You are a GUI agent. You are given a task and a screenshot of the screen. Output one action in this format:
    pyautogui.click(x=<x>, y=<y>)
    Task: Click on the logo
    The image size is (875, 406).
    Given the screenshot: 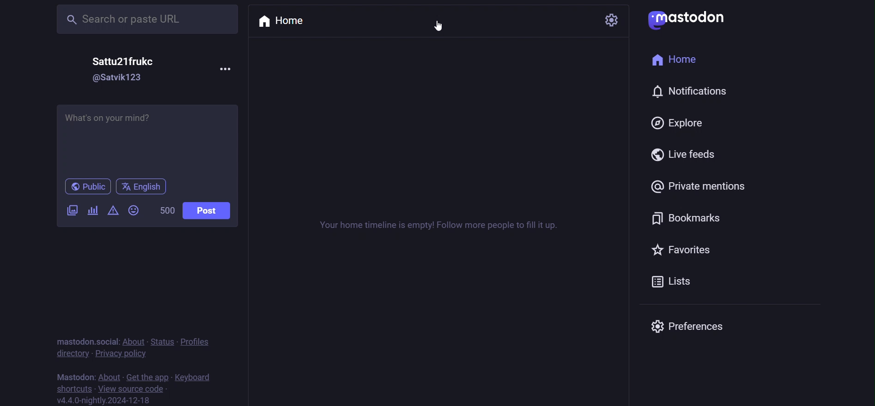 What is the action you would take?
    pyautogui.click(x=686, y=19)
    